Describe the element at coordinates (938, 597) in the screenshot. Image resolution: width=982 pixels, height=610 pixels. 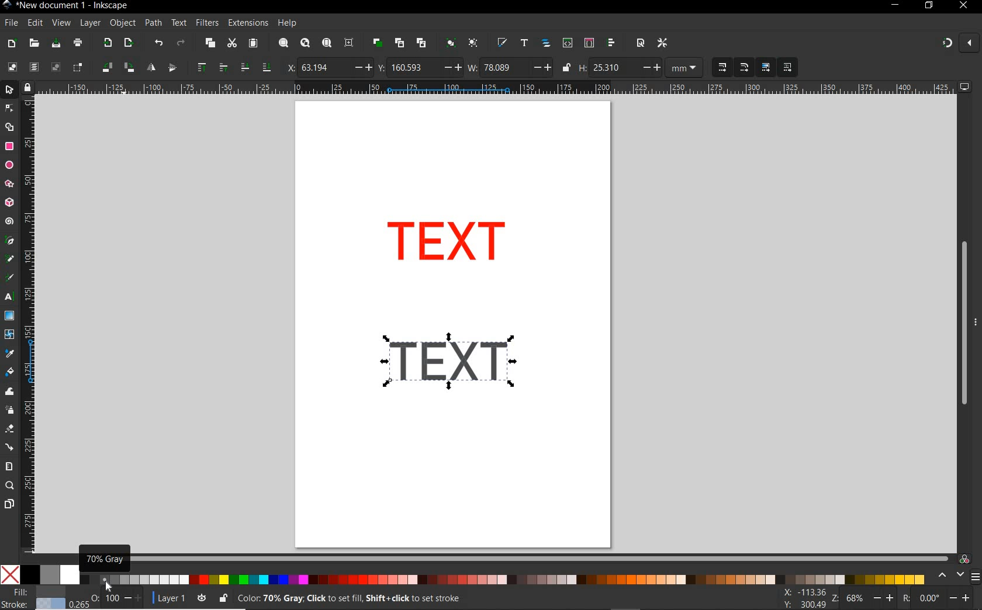
I see `rotation` at that location.